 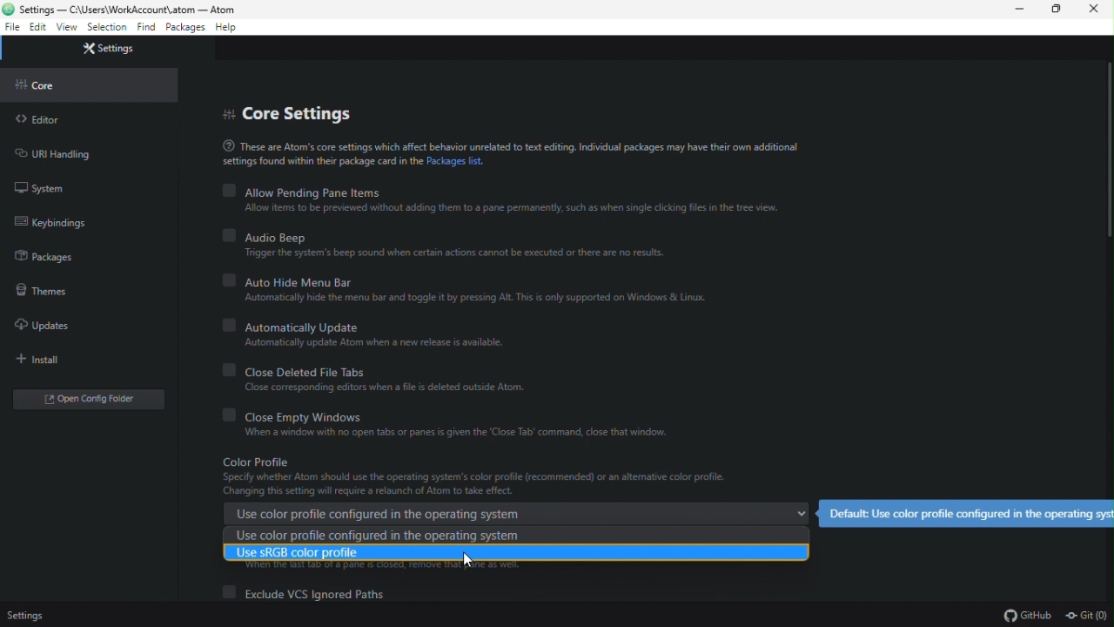 What do you see at coordinates (107, 29) in the screenshot?
I see `selection` at bounding box center [107, 29].